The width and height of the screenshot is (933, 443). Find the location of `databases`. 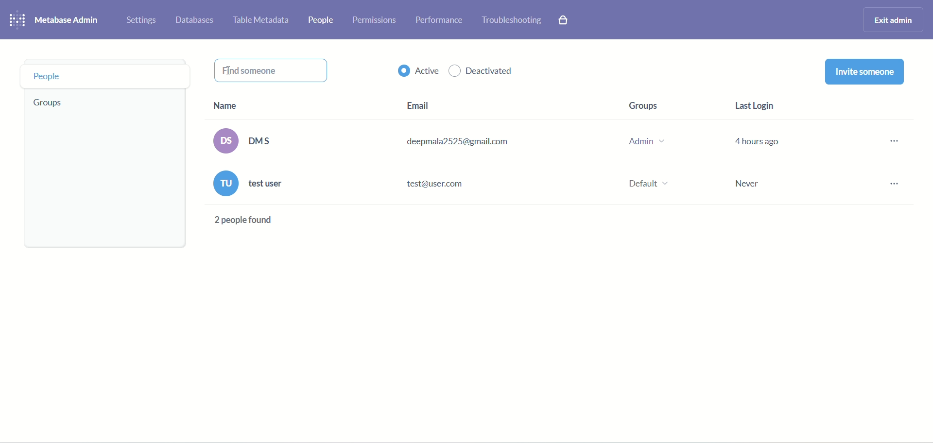

databases is located at coordinates (197, 21).